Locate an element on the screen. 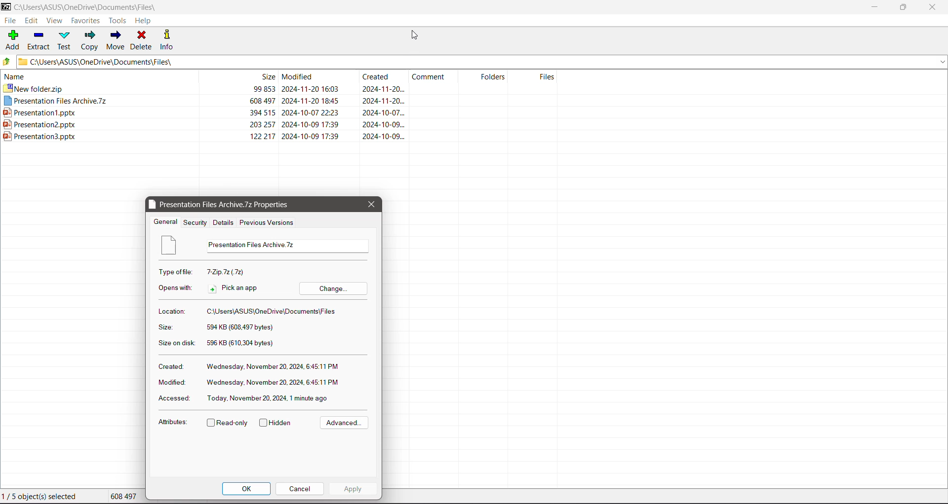 The width and height of the screenshot is (948, 504). Current Folder Path is located at coordinates (94, 6).